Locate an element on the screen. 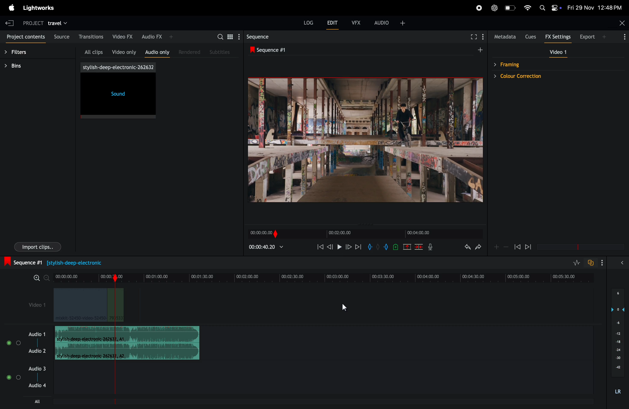 Image resolution: width=629 pixels, height=409 pixels. show settings menu is located at coordinates (238, 36).